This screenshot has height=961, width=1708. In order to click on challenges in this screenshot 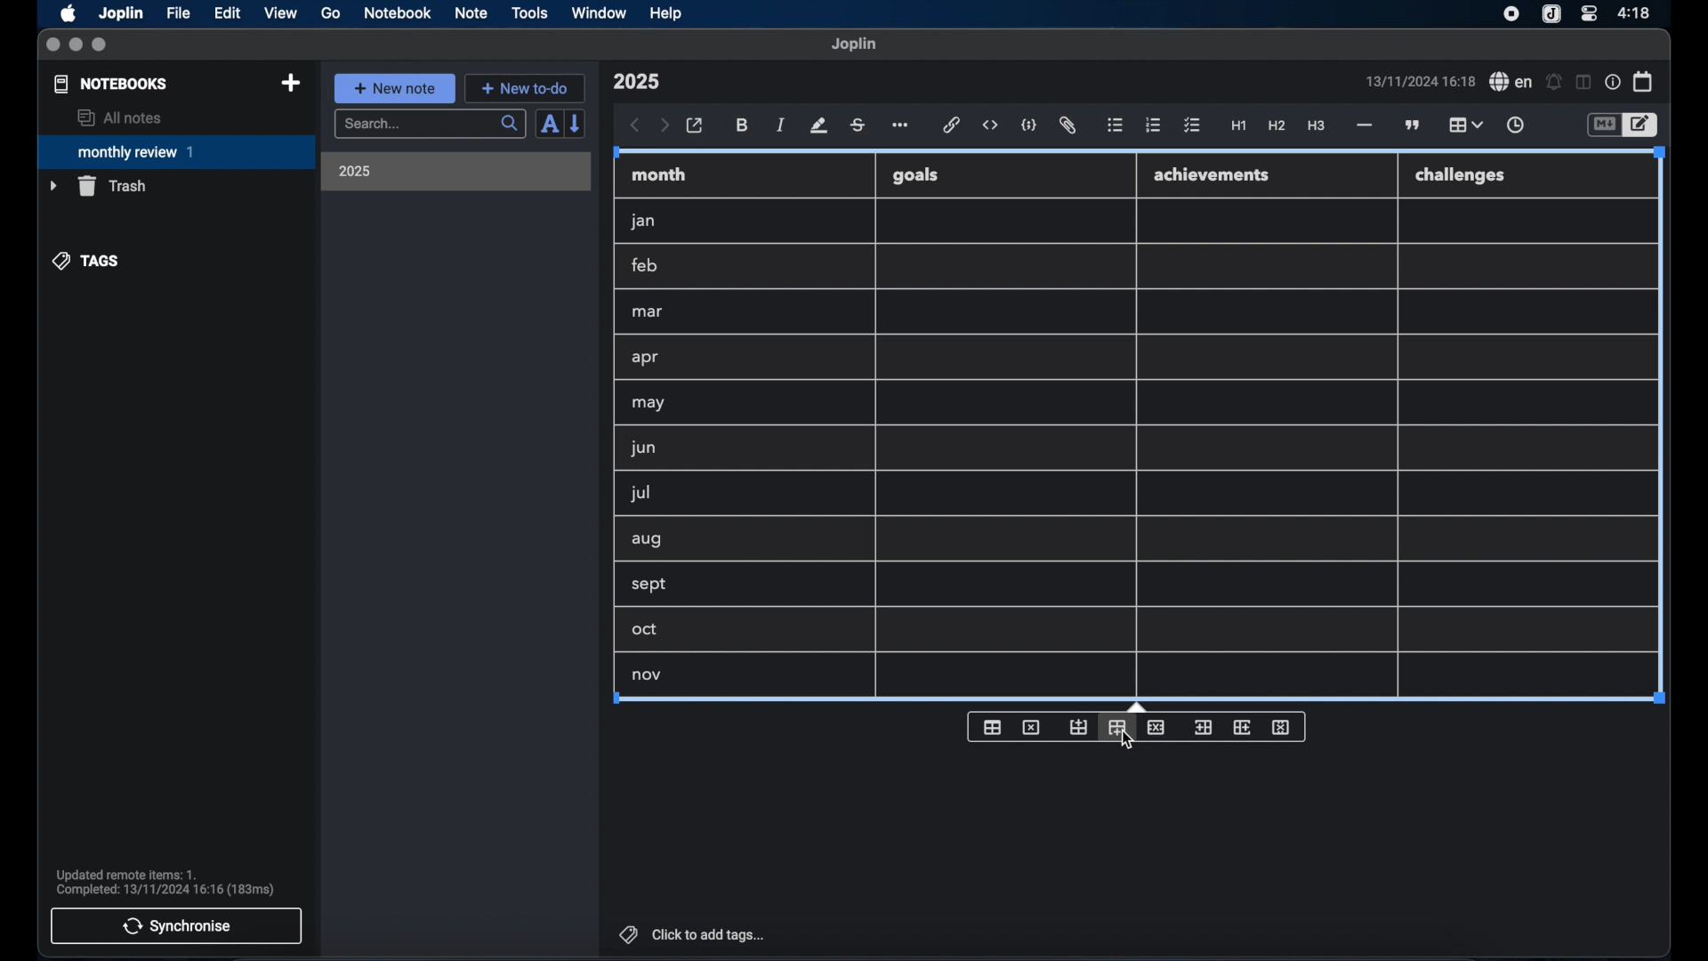, I will do `click(1462, 176)`.